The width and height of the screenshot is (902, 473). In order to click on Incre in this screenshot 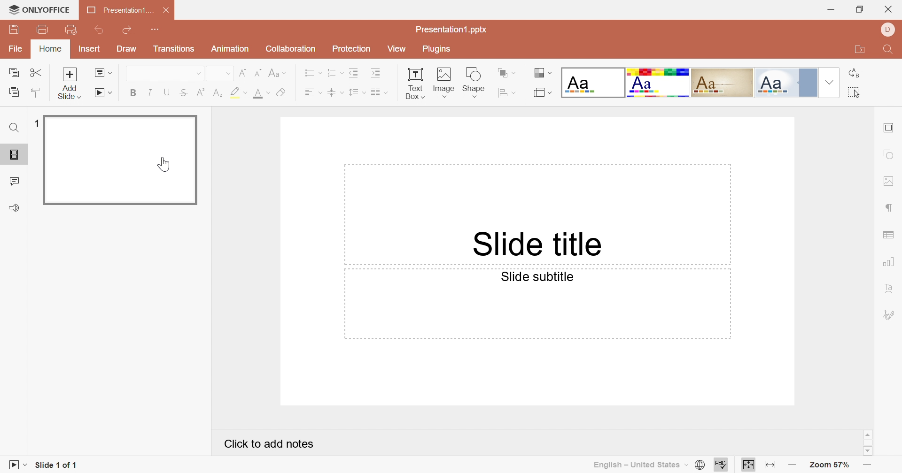, I will do `click(377, 72)`.